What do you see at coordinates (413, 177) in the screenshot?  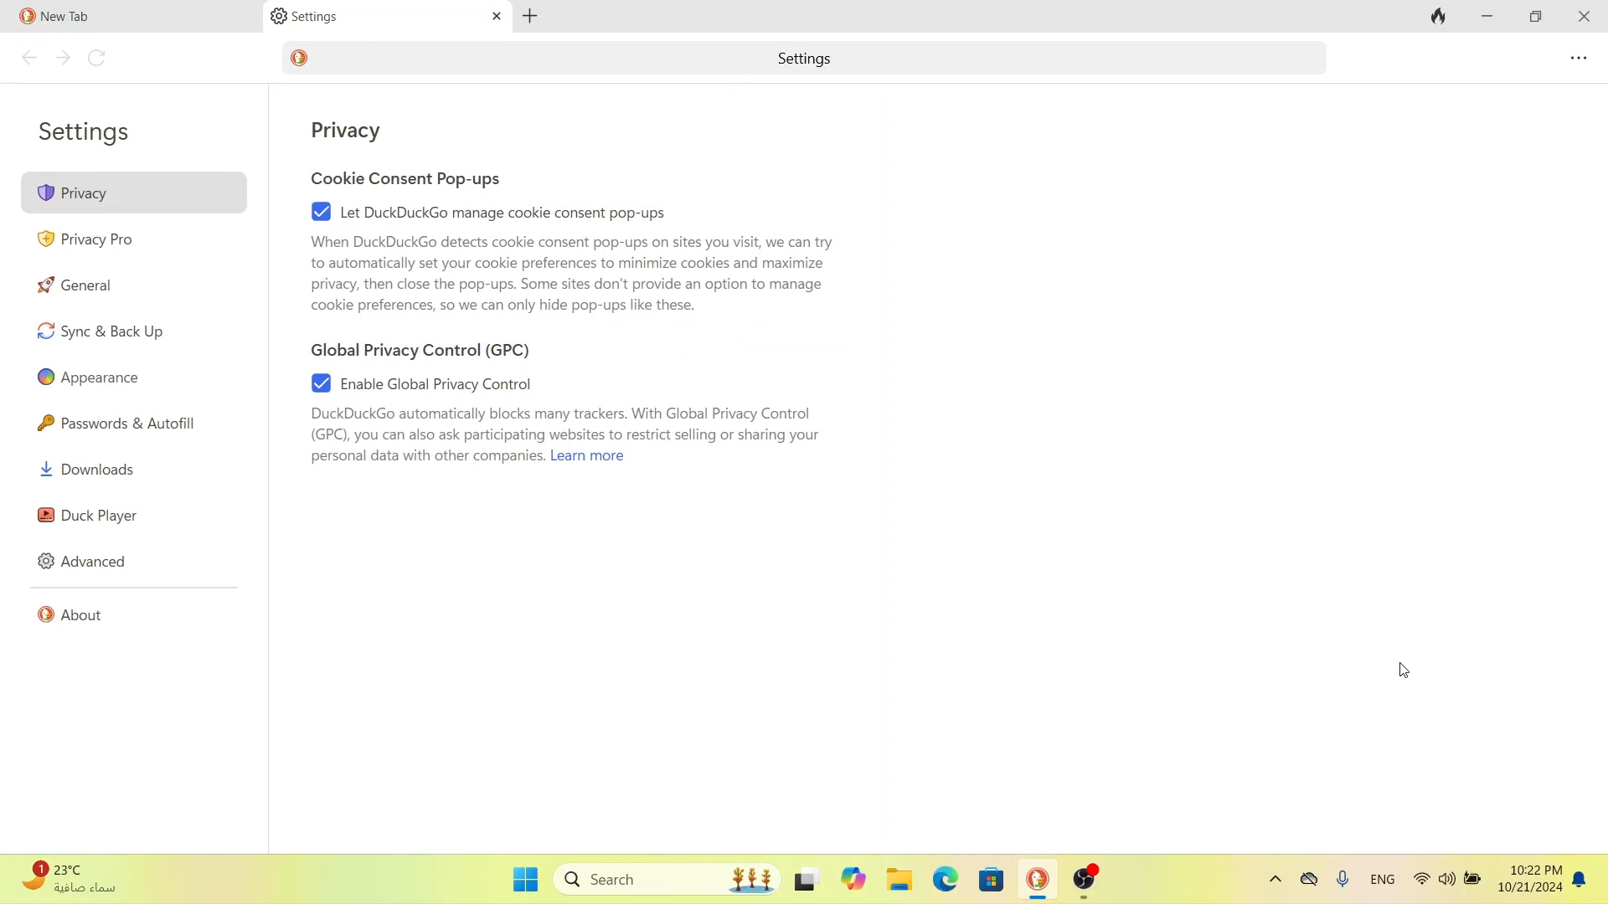 I see `cookie consent` at bounding box center [413, 177].